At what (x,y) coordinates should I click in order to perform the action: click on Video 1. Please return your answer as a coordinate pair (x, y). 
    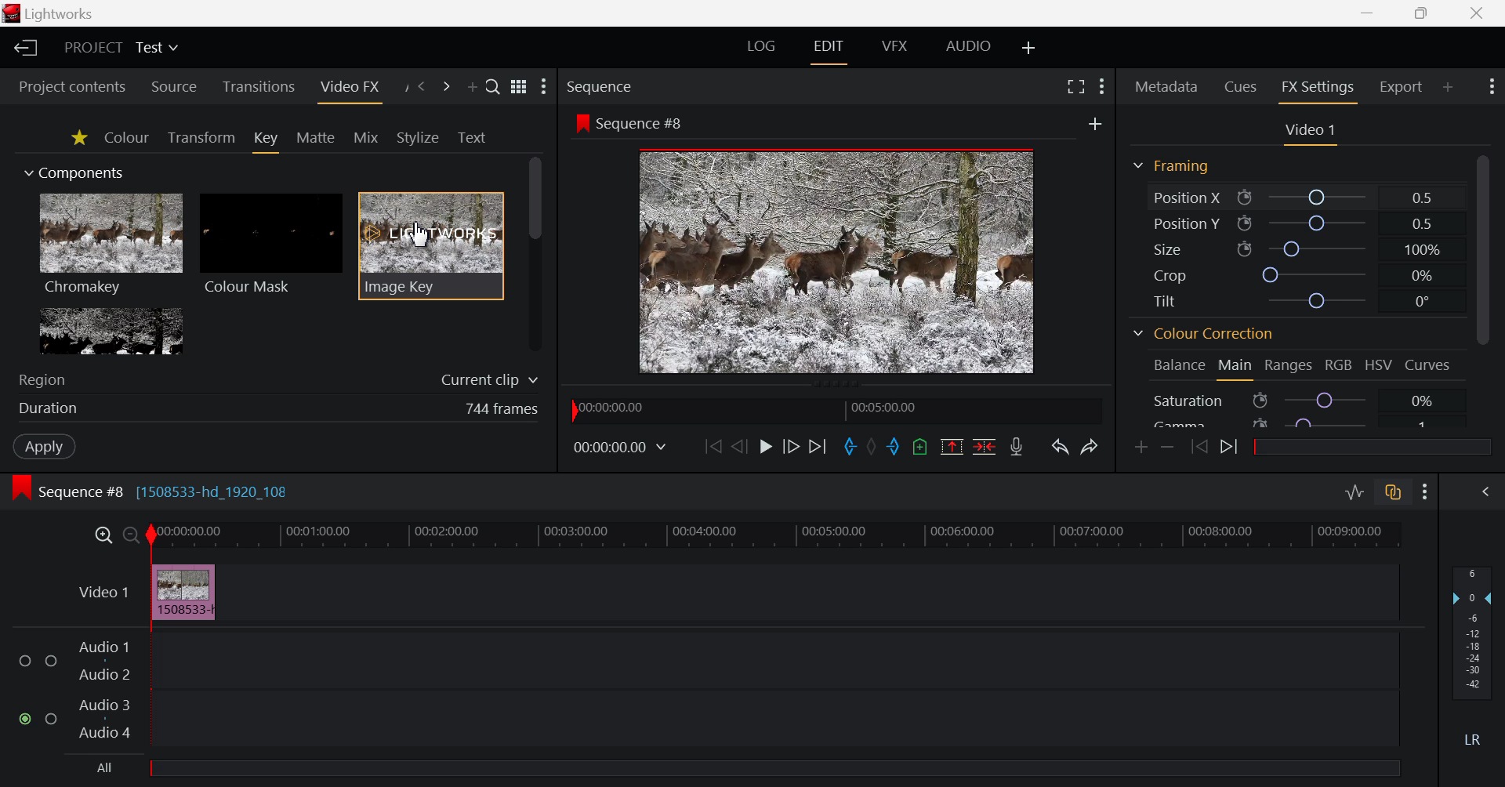
    Looking at the image, I should click on (103, 592).